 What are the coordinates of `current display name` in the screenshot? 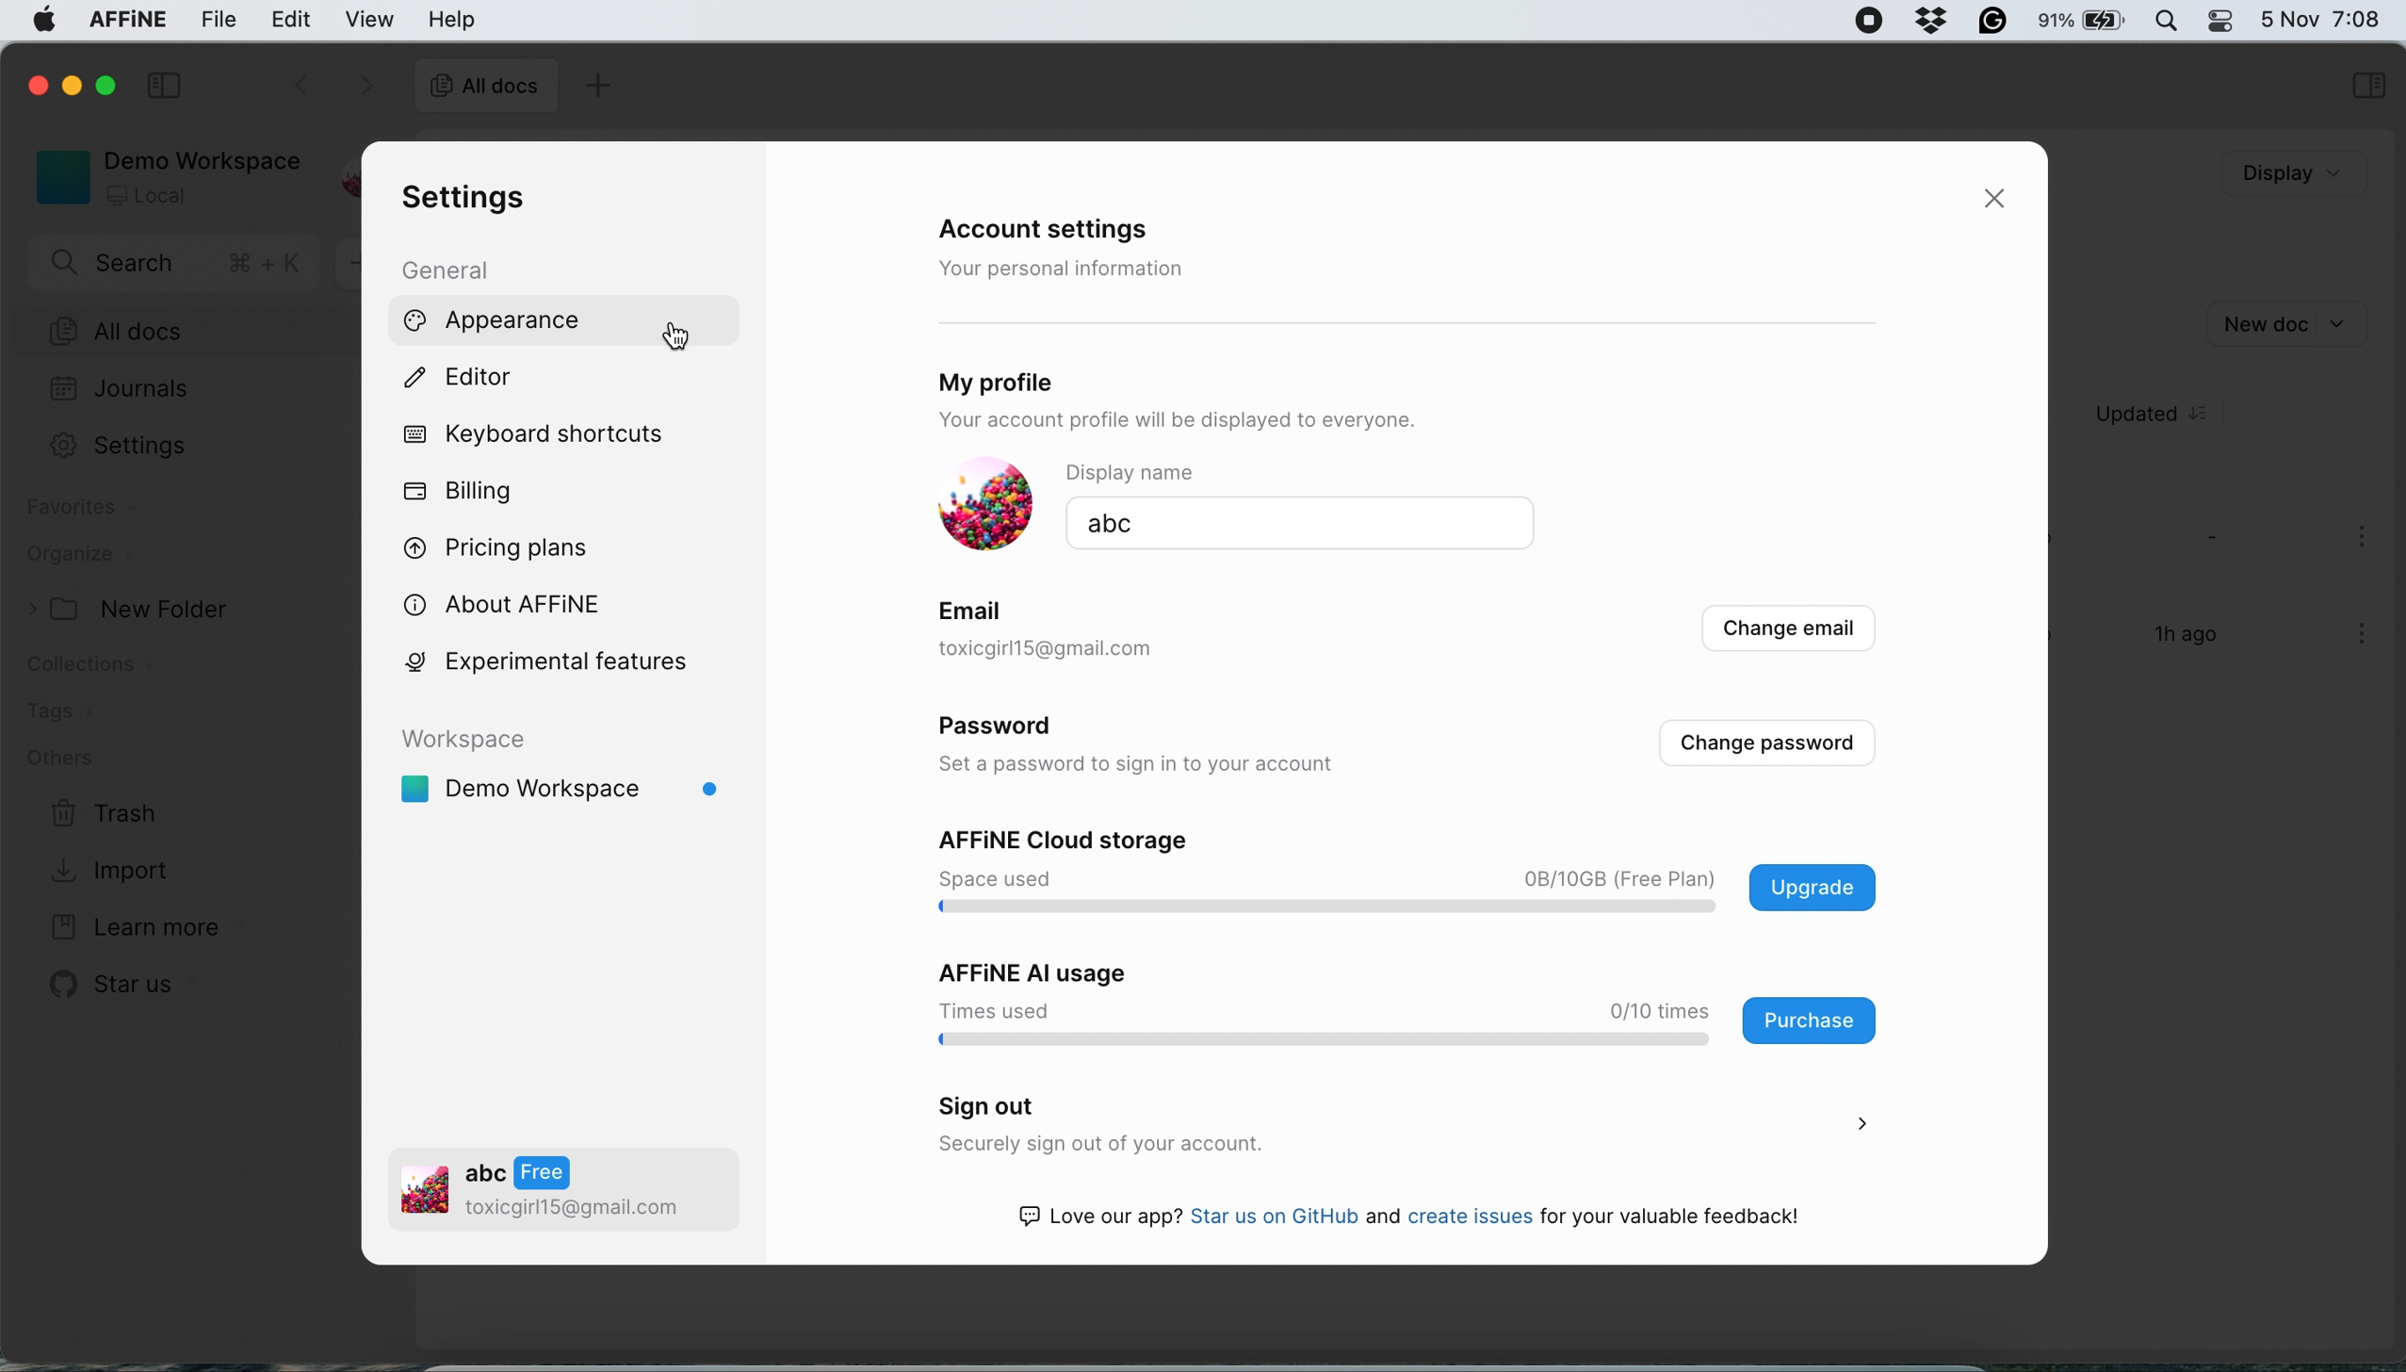 It's located at (1303, 526).